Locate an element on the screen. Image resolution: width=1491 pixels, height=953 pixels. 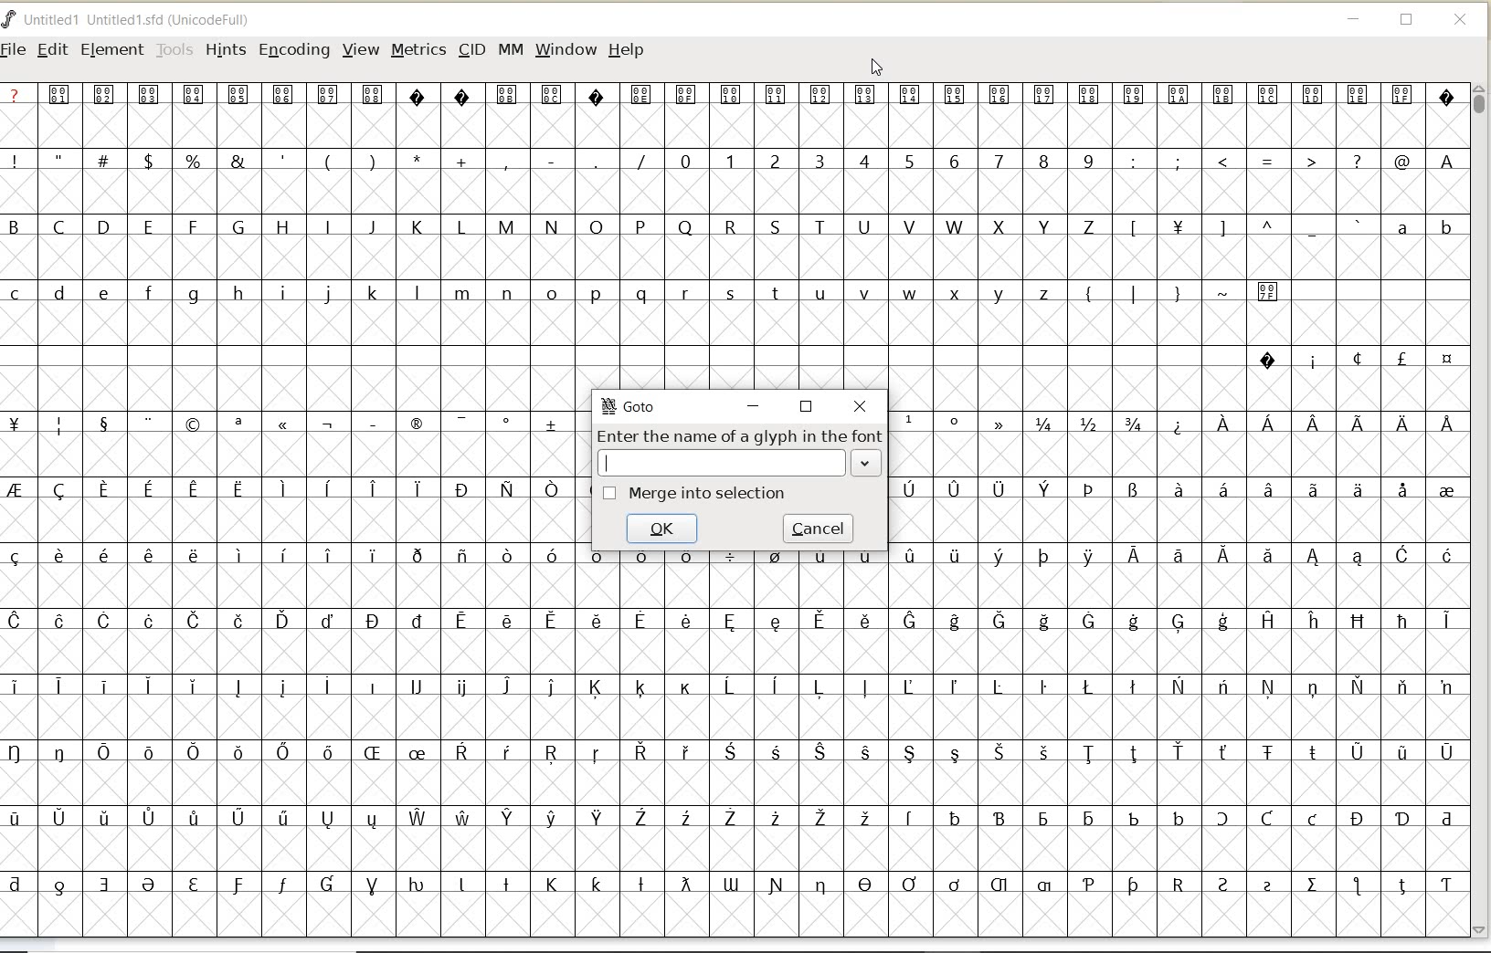
minimize is located at coordinates (753, 405).